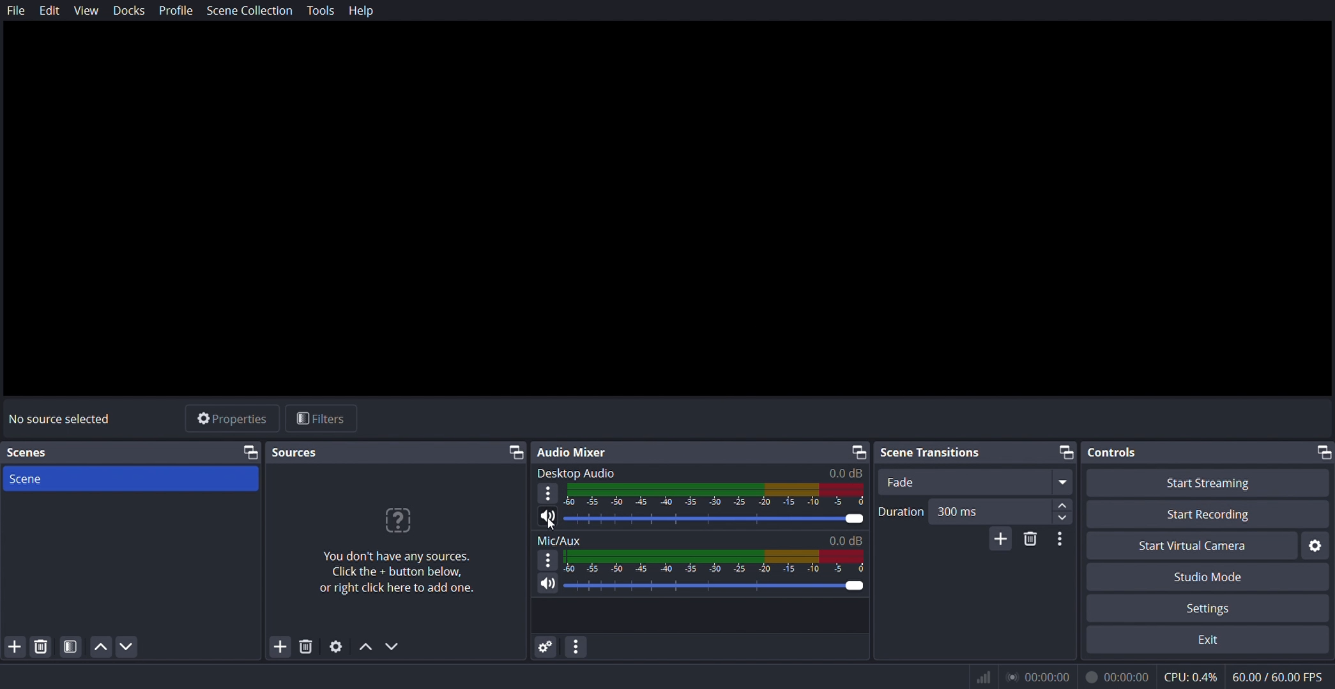  What do you see at coordinates (127, 646) in the screenshot?
I see `move down ` at bounding box center [127, 646].